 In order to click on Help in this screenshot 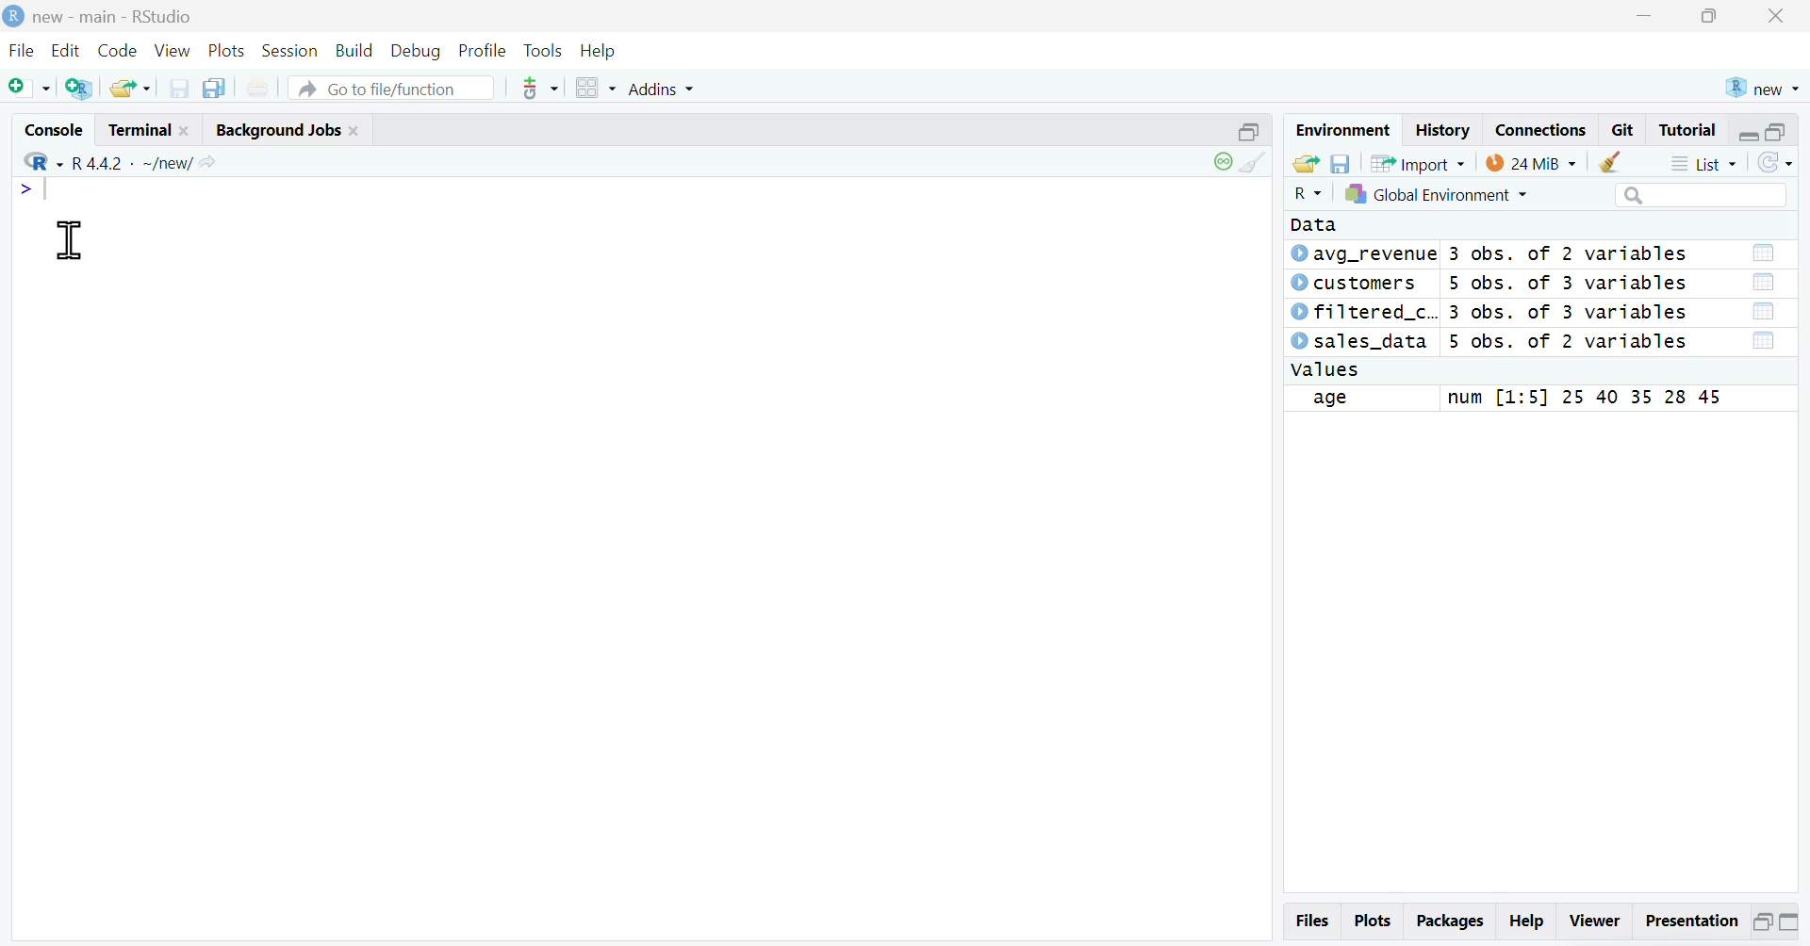, I will do `click(1525, 923)`.